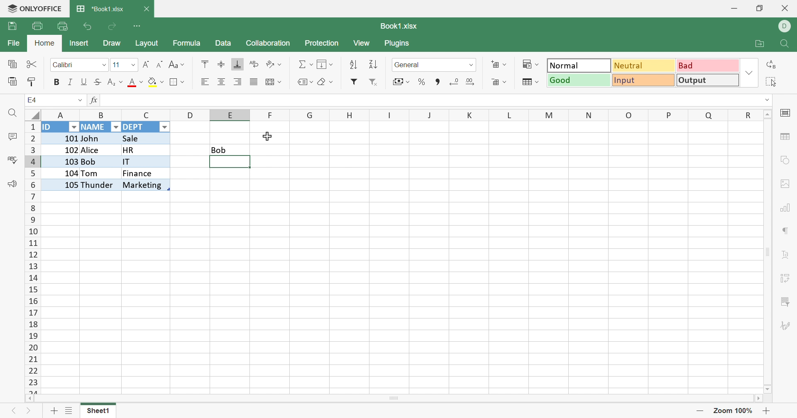 This screenshot has height=418, width=797. What do you see at coordinates (33, 64) in the screenshot?
I see `Cut` at bounding box center [33, 64].